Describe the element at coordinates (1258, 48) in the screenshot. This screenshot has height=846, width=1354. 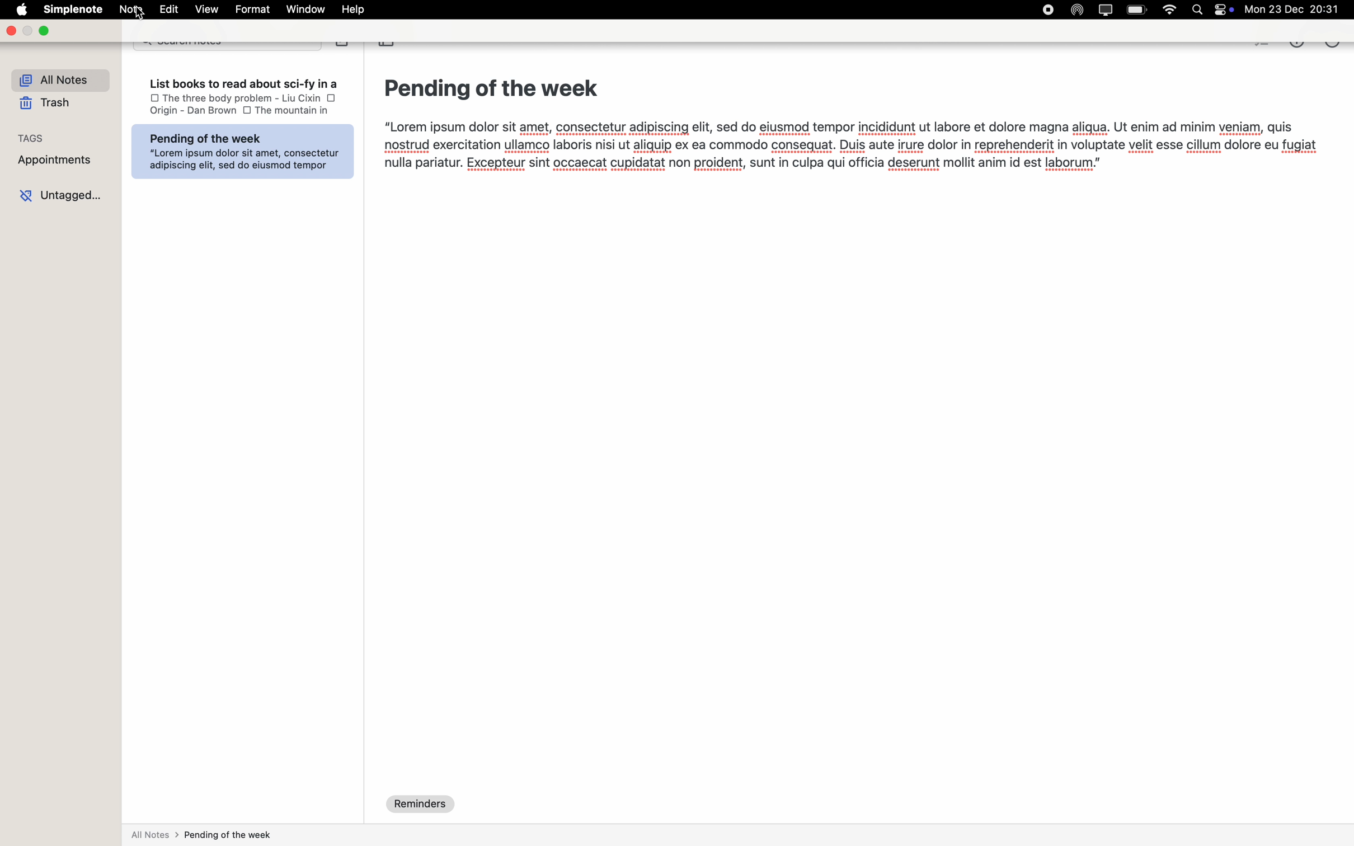
I see `checkbox list` at that location.